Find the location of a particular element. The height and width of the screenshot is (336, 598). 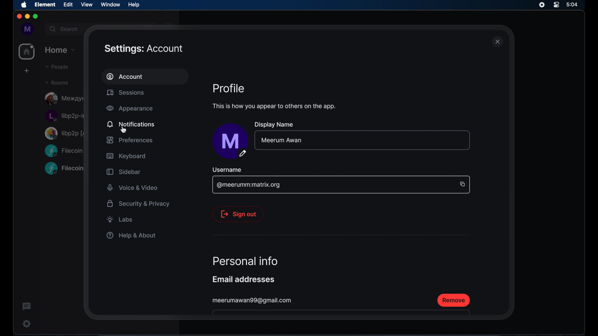

rooms is located at coordinates (57, 82).